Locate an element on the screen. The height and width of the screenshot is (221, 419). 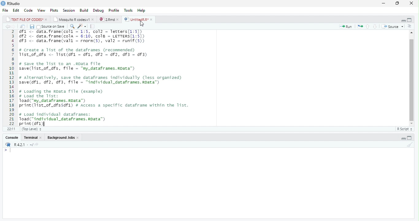
Plots is located at coordinates (54, 10).